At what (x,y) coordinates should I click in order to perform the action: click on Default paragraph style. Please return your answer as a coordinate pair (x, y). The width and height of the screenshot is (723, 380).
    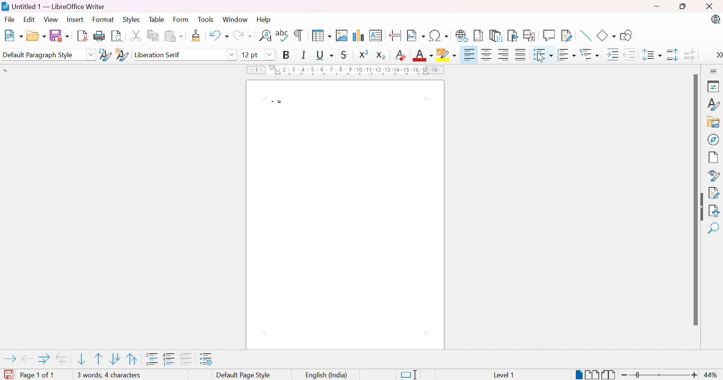
    Looking at the image, I should click on (40, 56).